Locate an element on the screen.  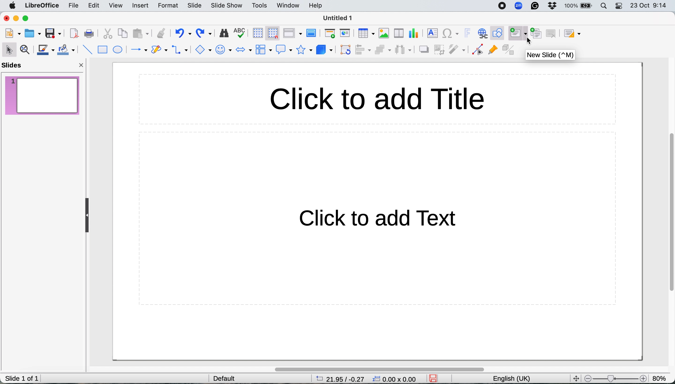
insert text is located at coordinates (432, 34).